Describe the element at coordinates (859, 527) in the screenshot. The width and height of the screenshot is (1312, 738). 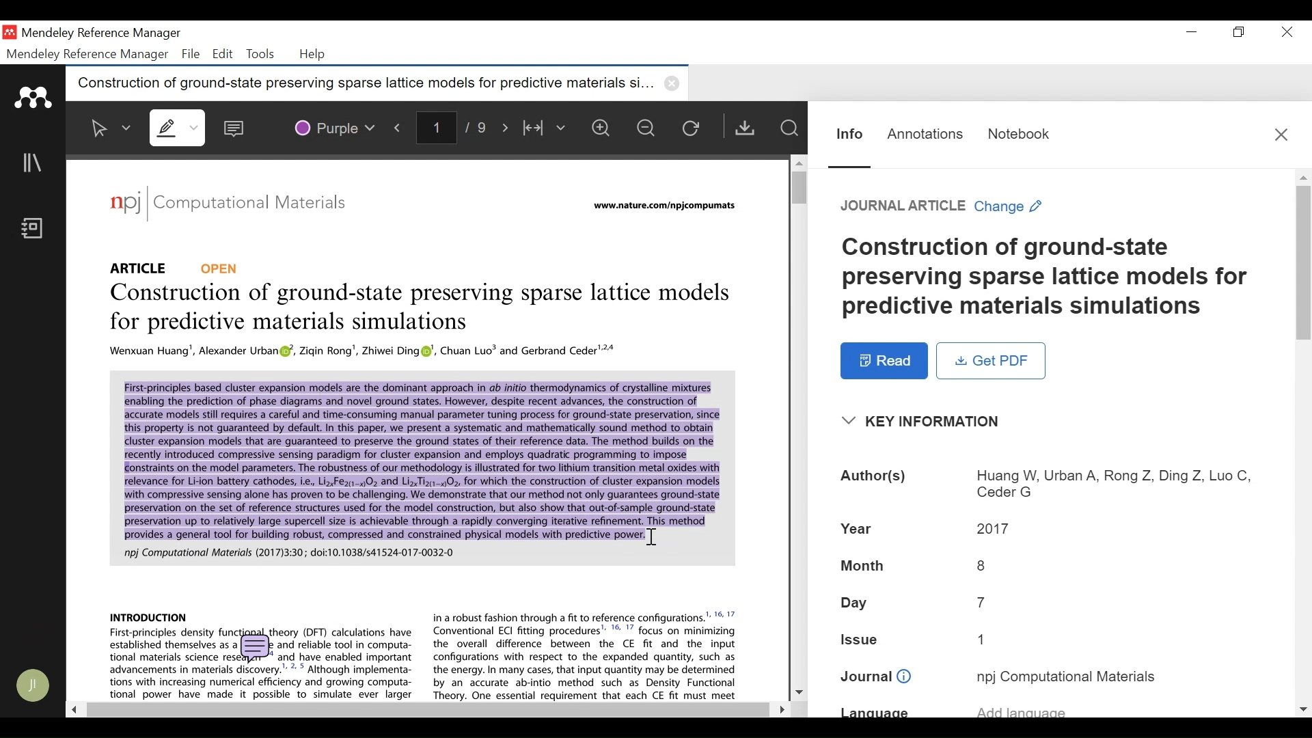
I see `Year` at that location.